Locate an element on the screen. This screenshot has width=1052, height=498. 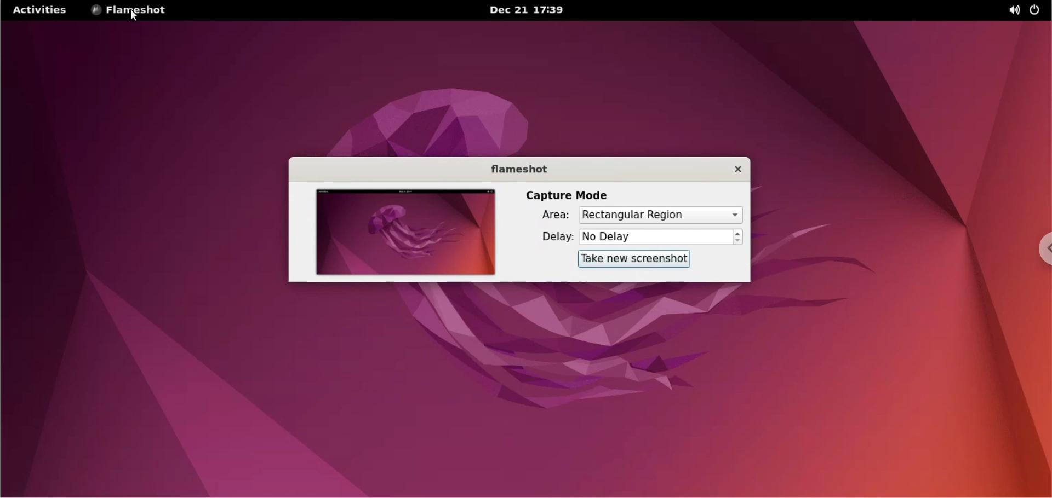
flameshot menu is located at coordinates (131, 11).